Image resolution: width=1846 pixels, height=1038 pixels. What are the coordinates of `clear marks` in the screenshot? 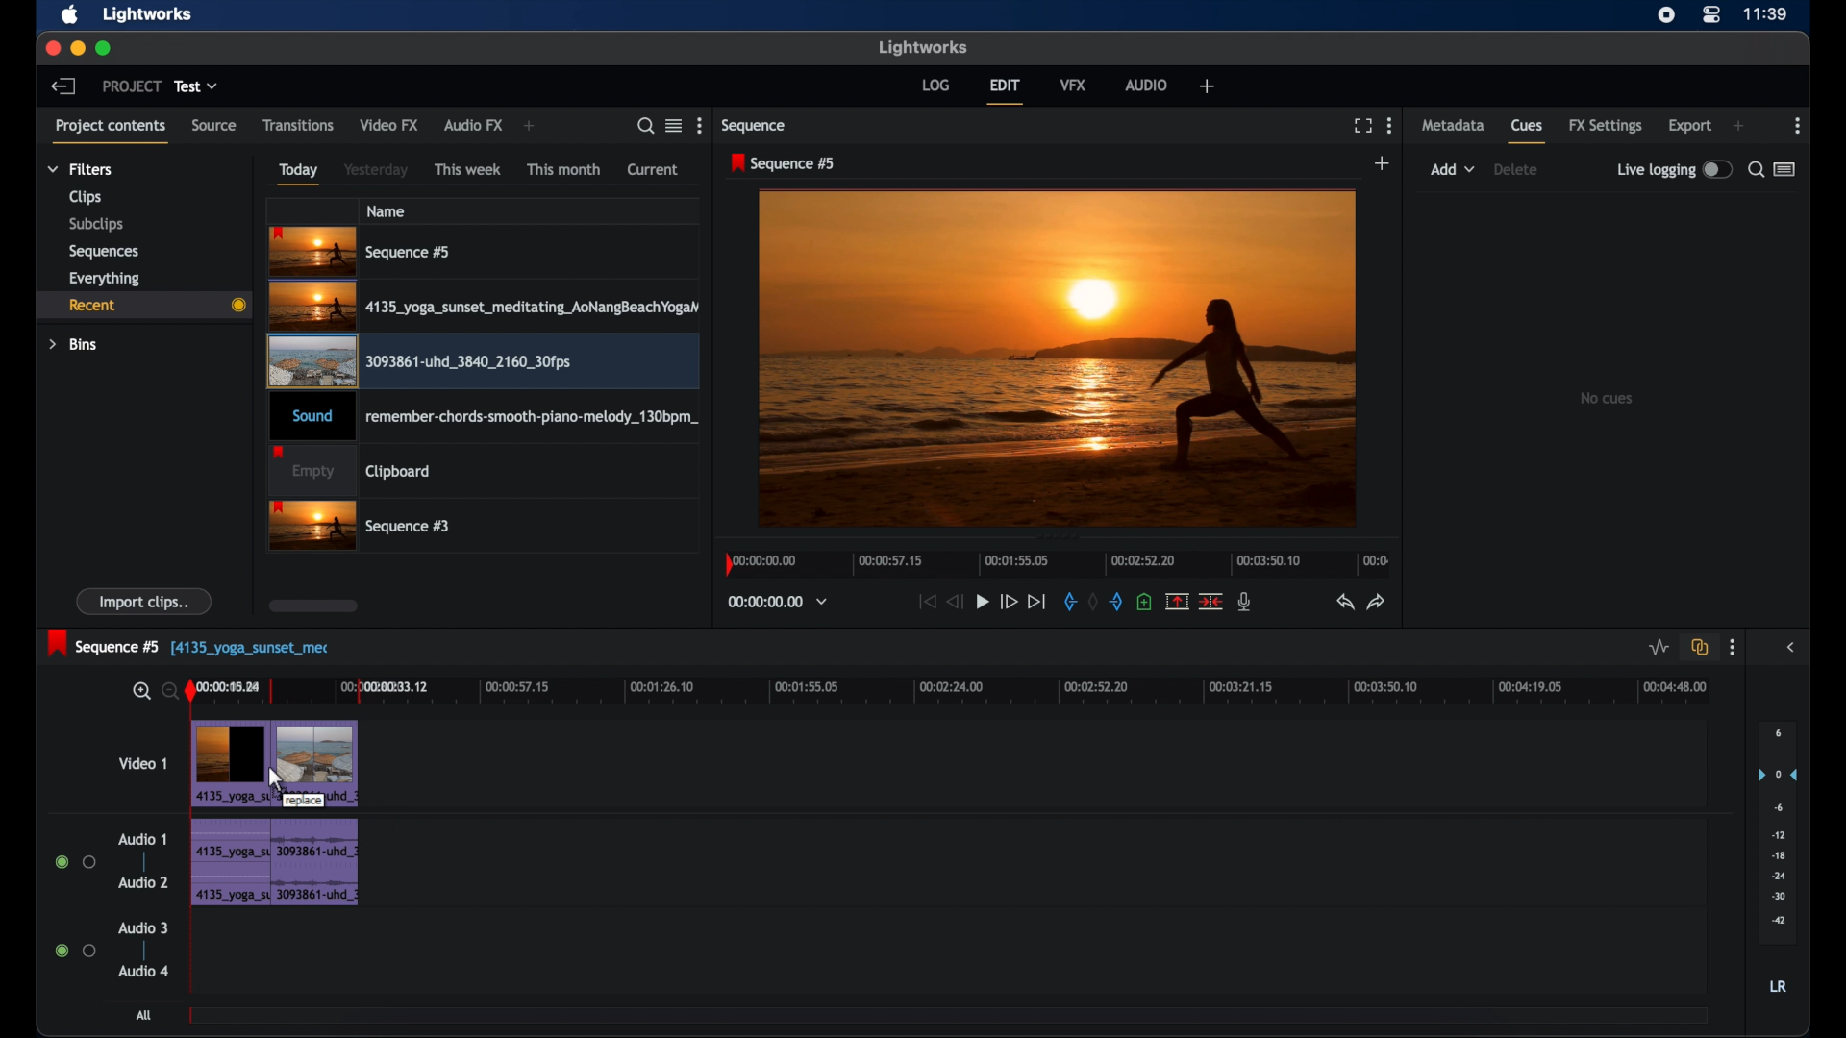 It's located at (1091, 601).